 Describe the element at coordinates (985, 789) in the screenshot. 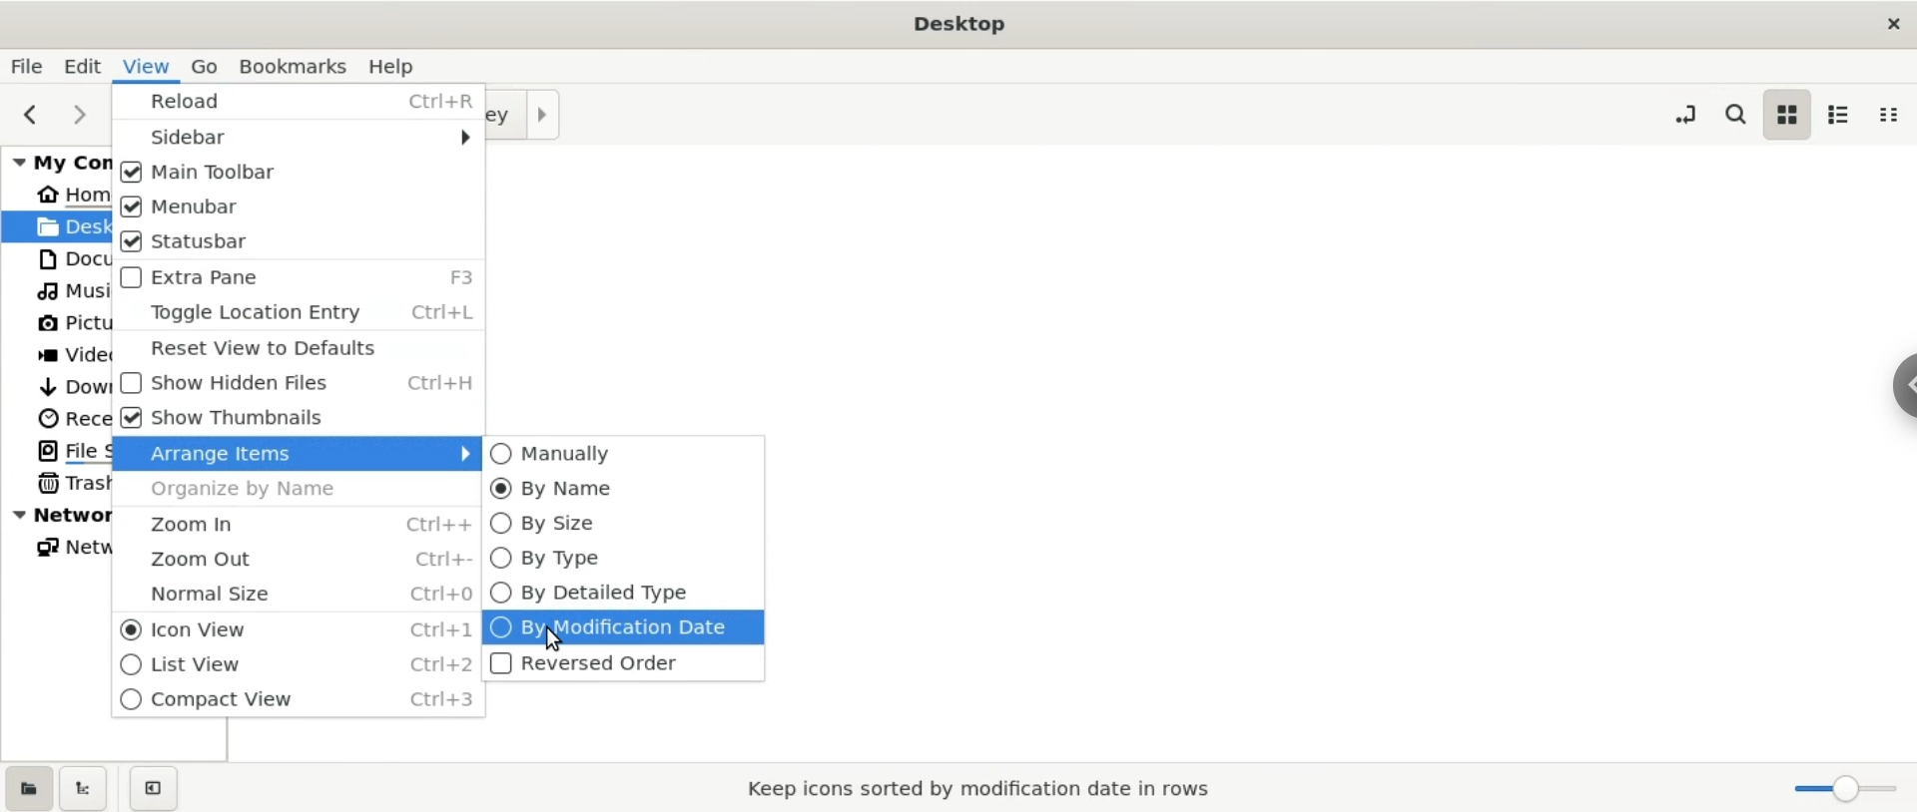

I see `keep icons sorted by modification date in rows` at that location.